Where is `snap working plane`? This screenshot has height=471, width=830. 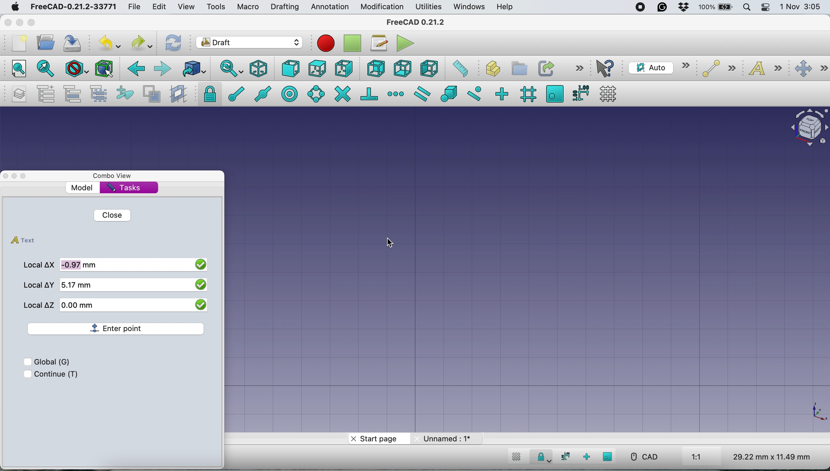
snap working plane is located at coordinates (554, 93).